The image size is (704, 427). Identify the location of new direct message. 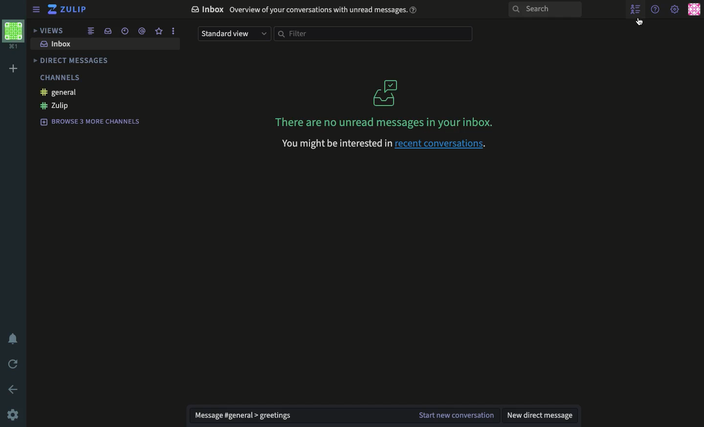
(540, 415).